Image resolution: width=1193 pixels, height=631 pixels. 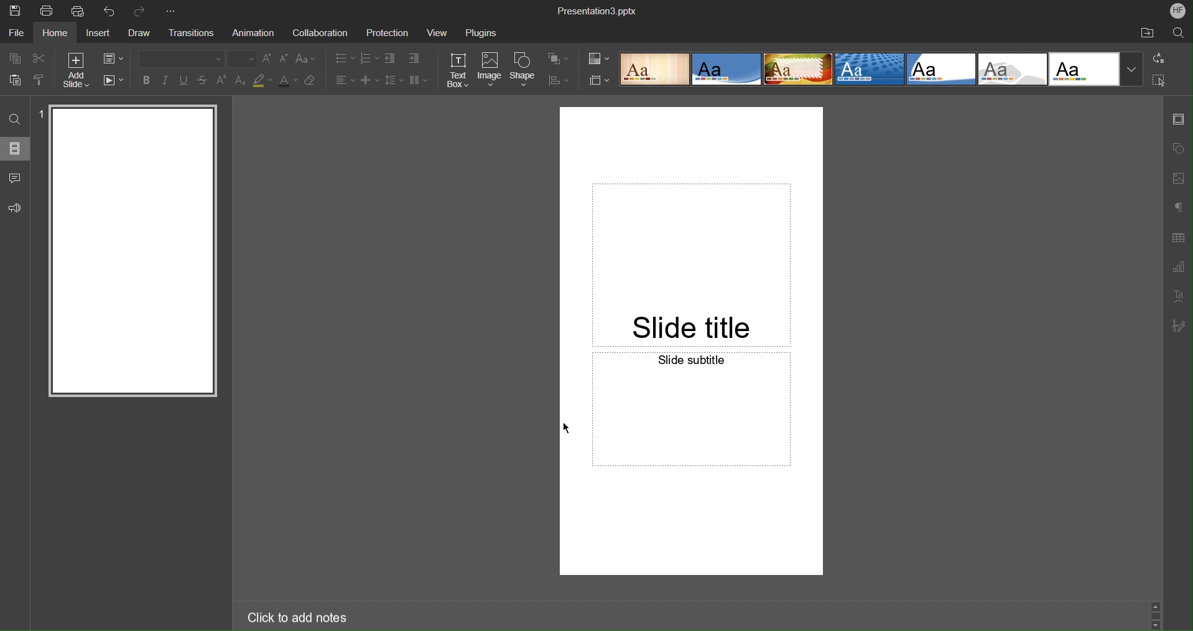 I want to click on Home, so click(x=56, y=34).